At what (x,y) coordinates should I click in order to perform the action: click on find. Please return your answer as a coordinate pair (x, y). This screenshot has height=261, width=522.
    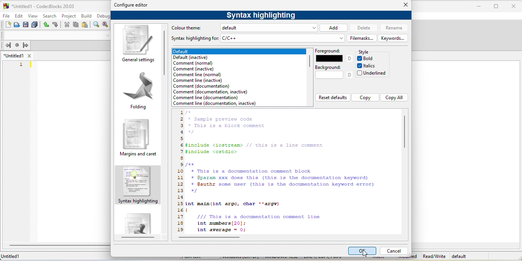
    Looking at the image, I should click on (96, 24).